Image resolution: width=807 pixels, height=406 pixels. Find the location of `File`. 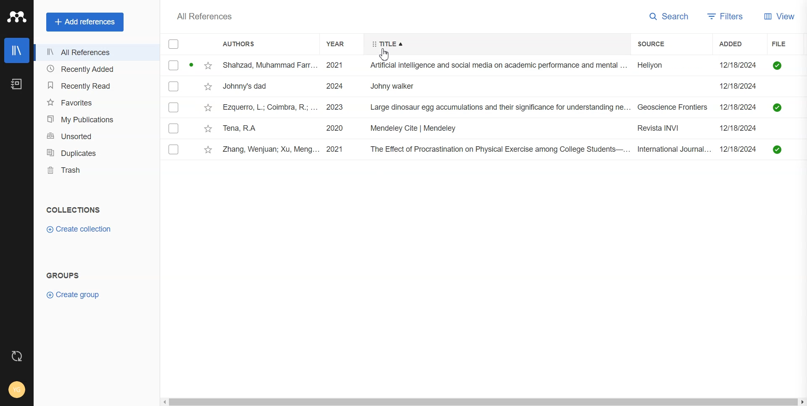

File is located at coordinates (514, 107).